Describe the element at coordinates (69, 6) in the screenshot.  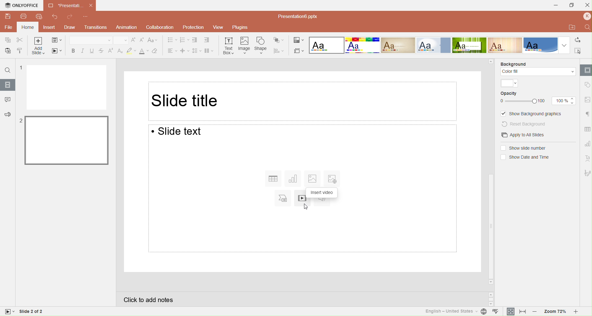
I see `Presentation Tab` at that location.